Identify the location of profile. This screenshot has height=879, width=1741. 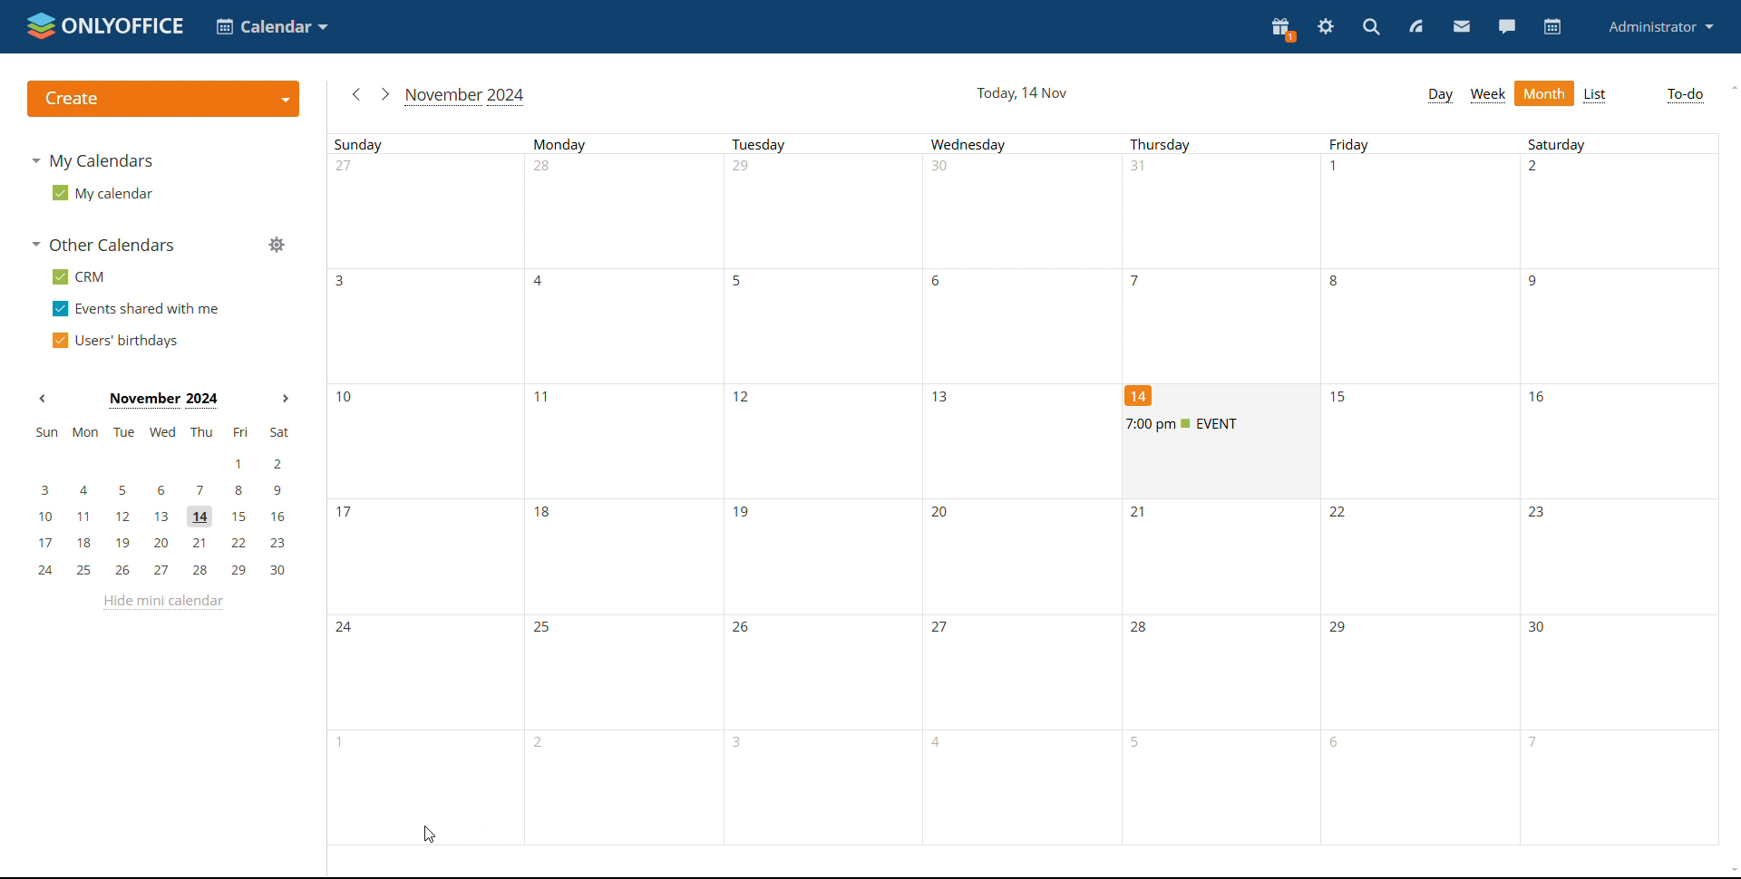
(1661, 26).